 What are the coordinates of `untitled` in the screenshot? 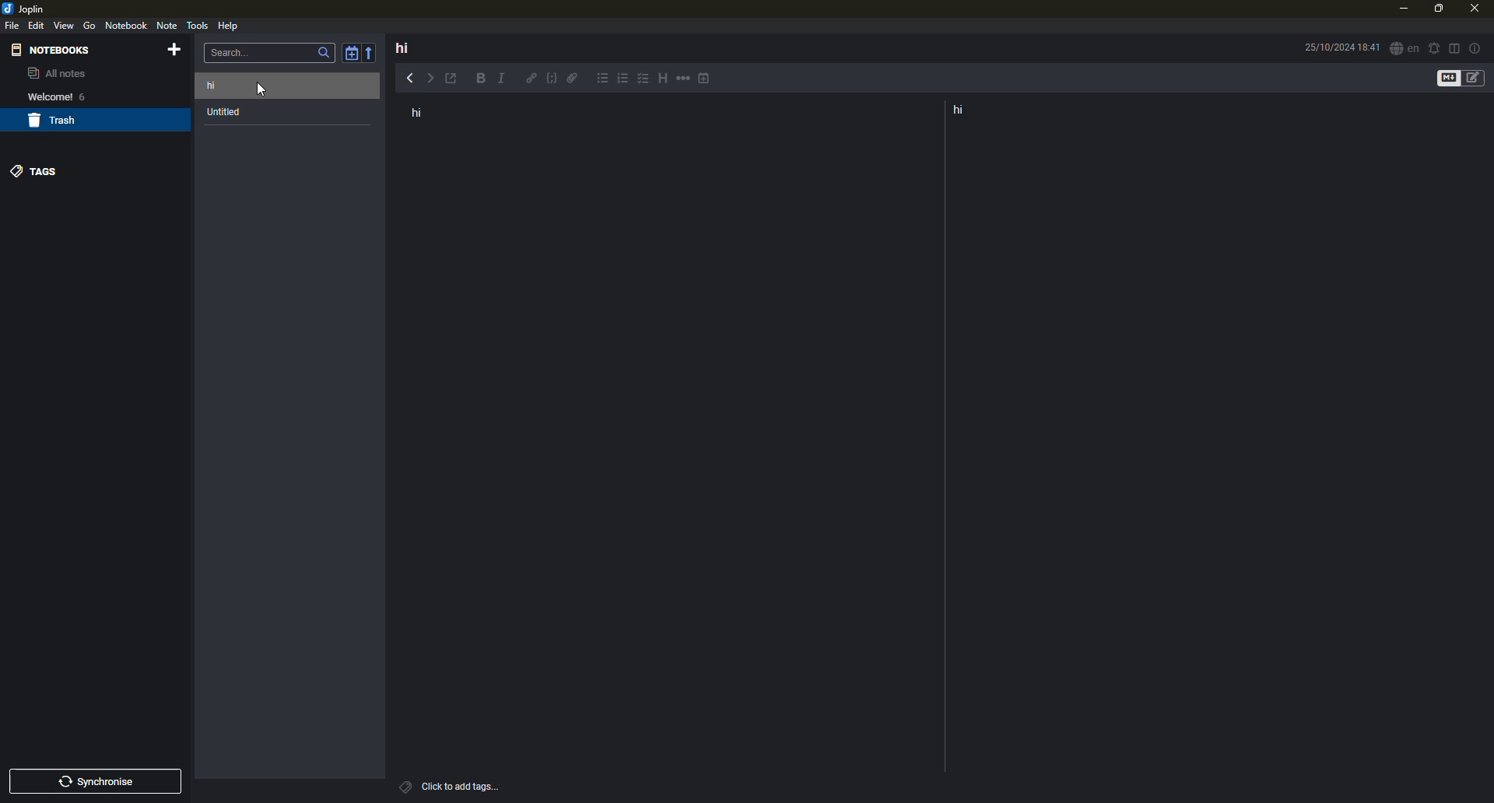 It's located at (226, 113).